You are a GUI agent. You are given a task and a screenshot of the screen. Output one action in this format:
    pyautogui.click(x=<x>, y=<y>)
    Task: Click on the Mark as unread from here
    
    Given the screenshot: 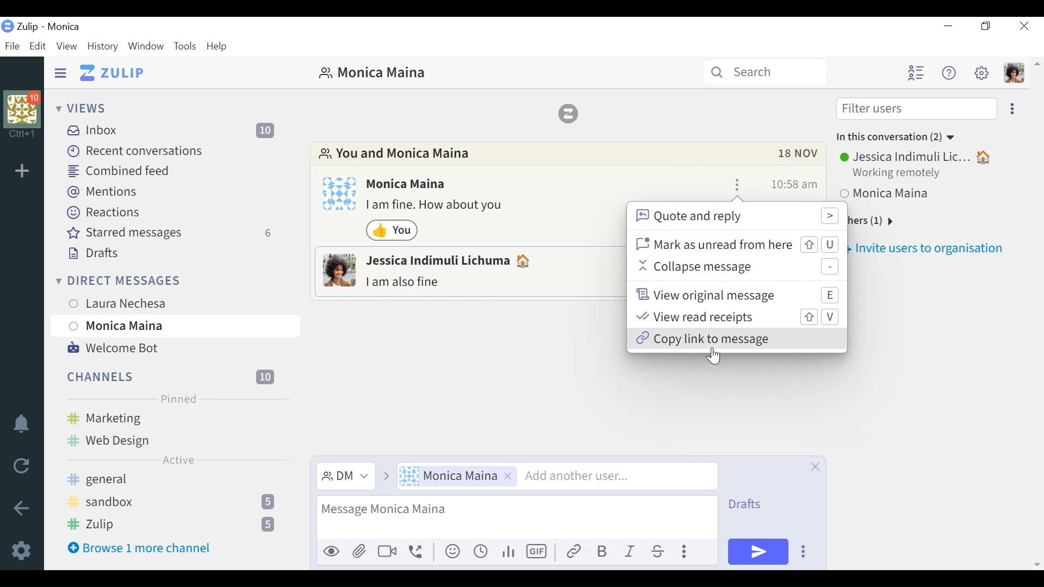 What is the action you would take?
    pyautogui.click(x=736, y=244)
    